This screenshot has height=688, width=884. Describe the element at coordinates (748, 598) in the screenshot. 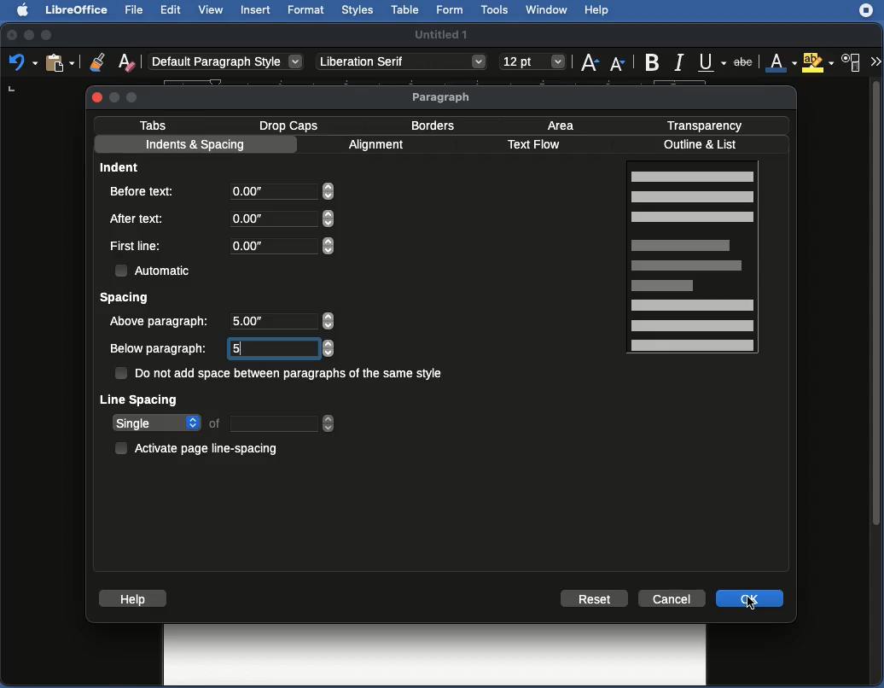

I see `ok` at that location.